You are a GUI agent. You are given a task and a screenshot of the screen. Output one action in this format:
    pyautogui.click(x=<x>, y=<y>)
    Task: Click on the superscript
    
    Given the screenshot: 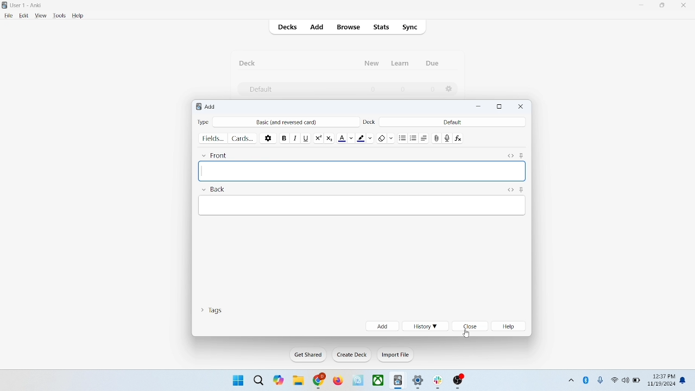 What is the action you would take?
    pyautogui.click(x=318, y=137)
    